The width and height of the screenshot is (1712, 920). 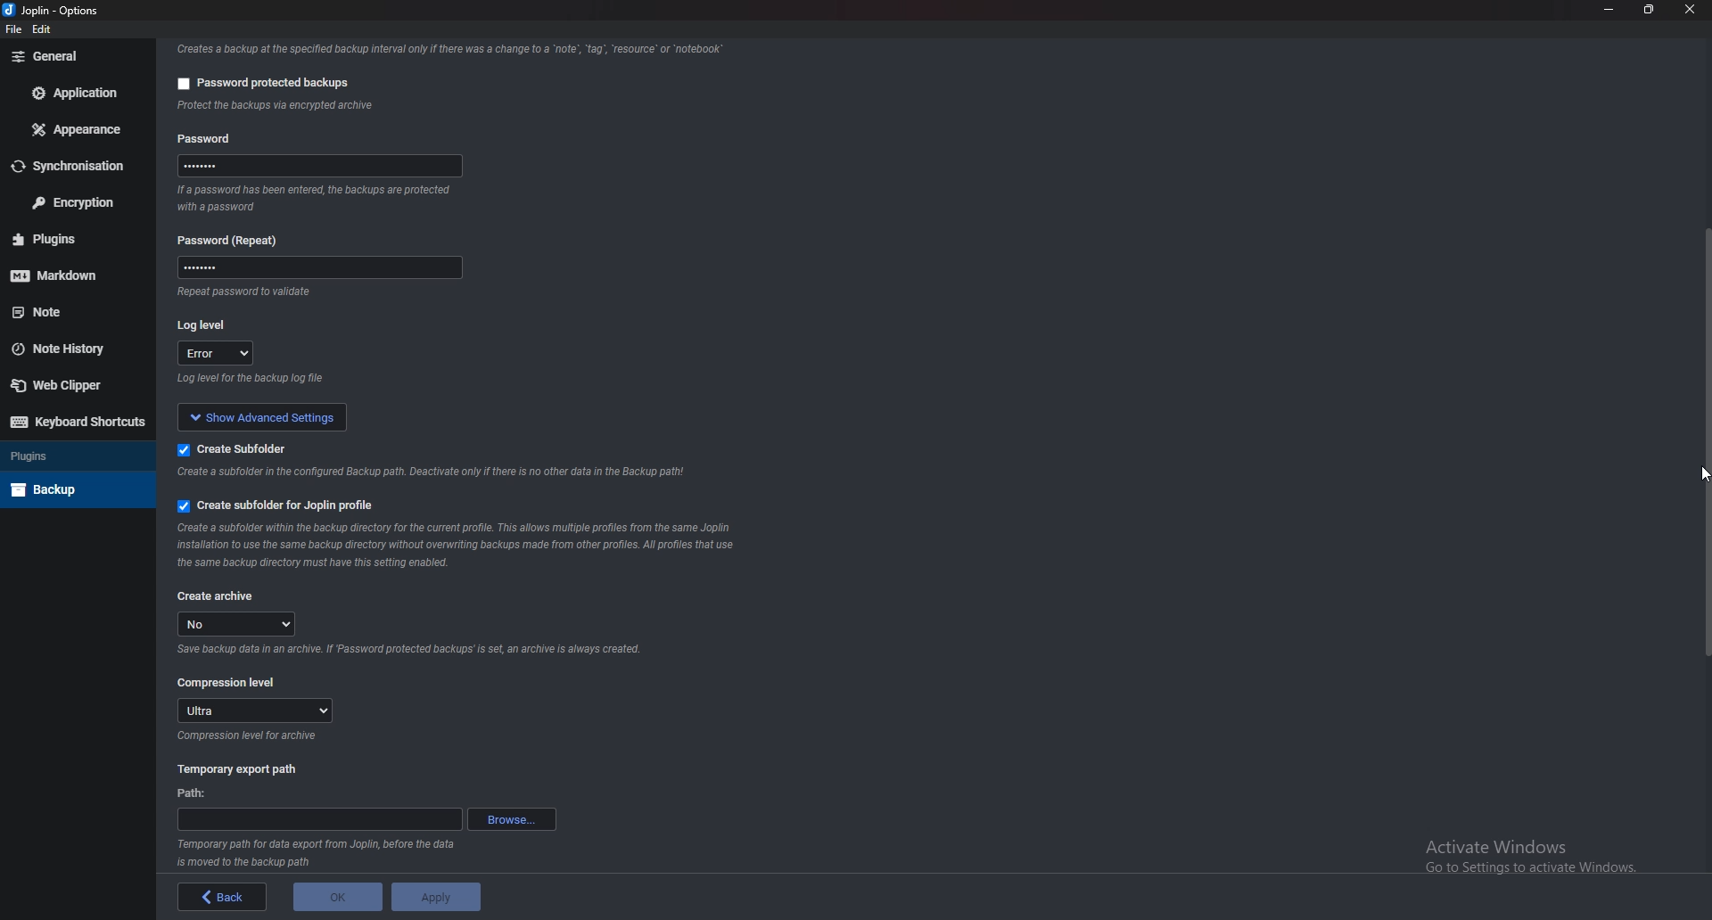 What do you see at coordinates (13, 29) in the screenshot?
I see `file` at bounding box center [13, 29].